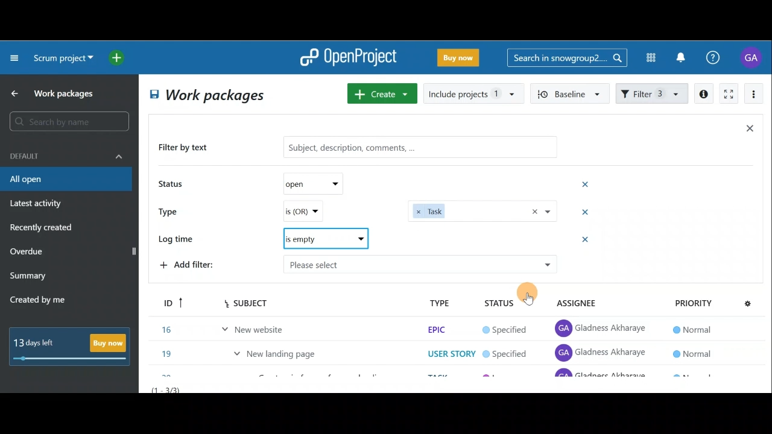 The height and width of the screenshot is (434, 772). Describe the element at coordinates (704, 94) in the screenshot. I see `Open details view` at that location.